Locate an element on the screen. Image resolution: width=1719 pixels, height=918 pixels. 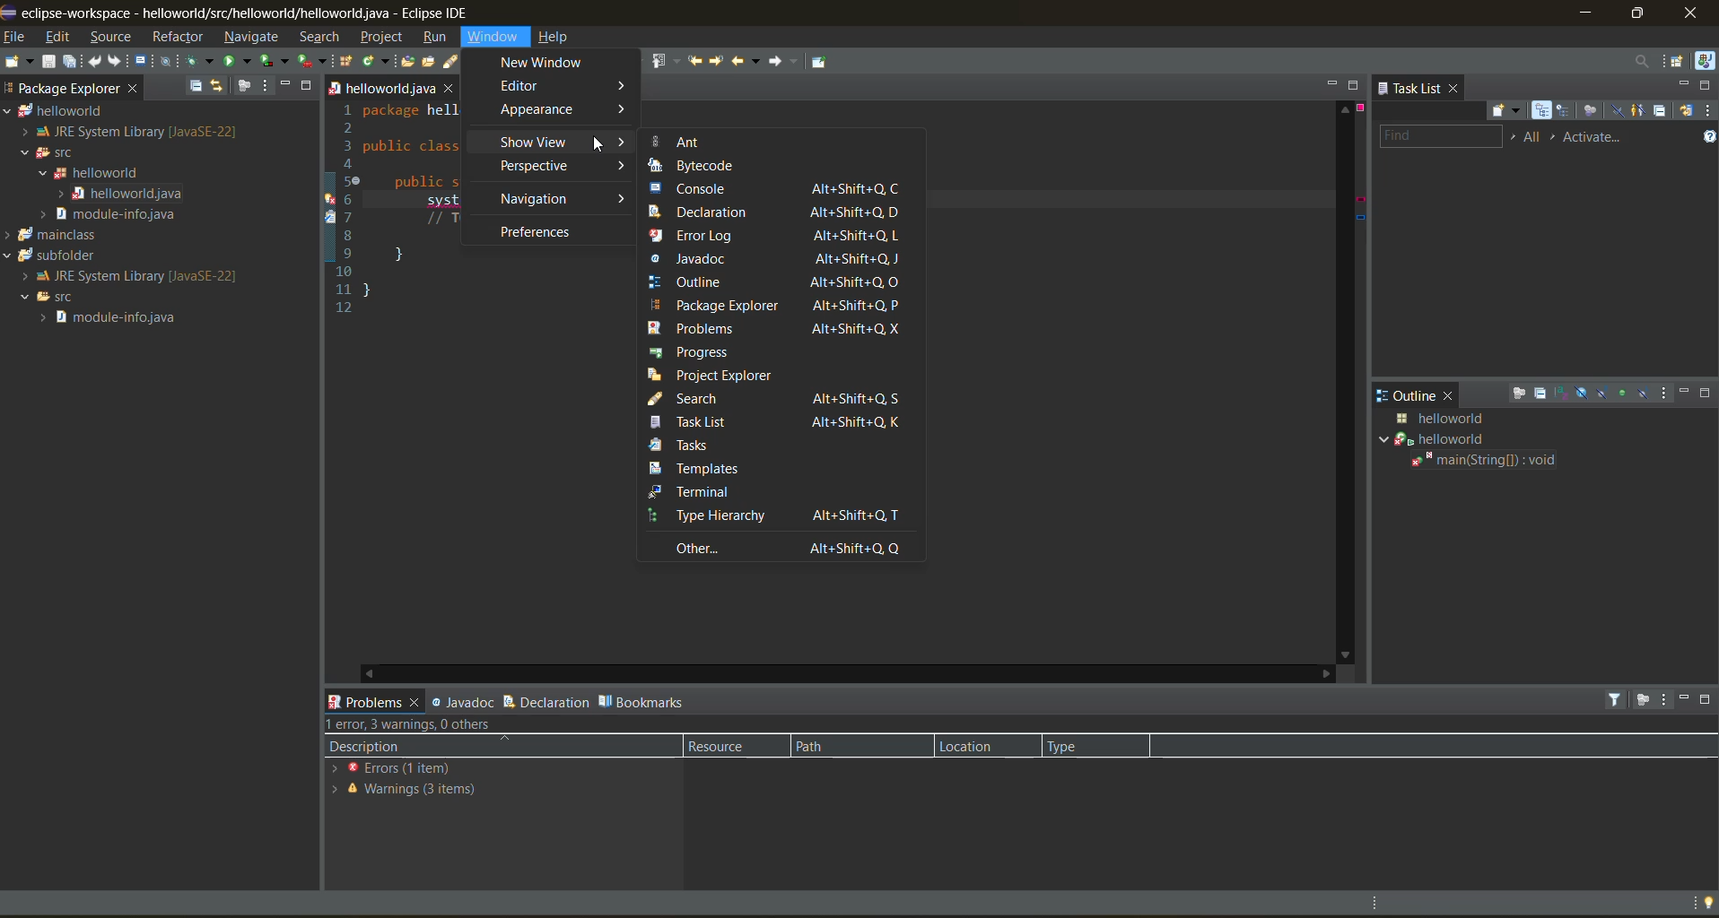
maximize is located at coordinates (307, 86).